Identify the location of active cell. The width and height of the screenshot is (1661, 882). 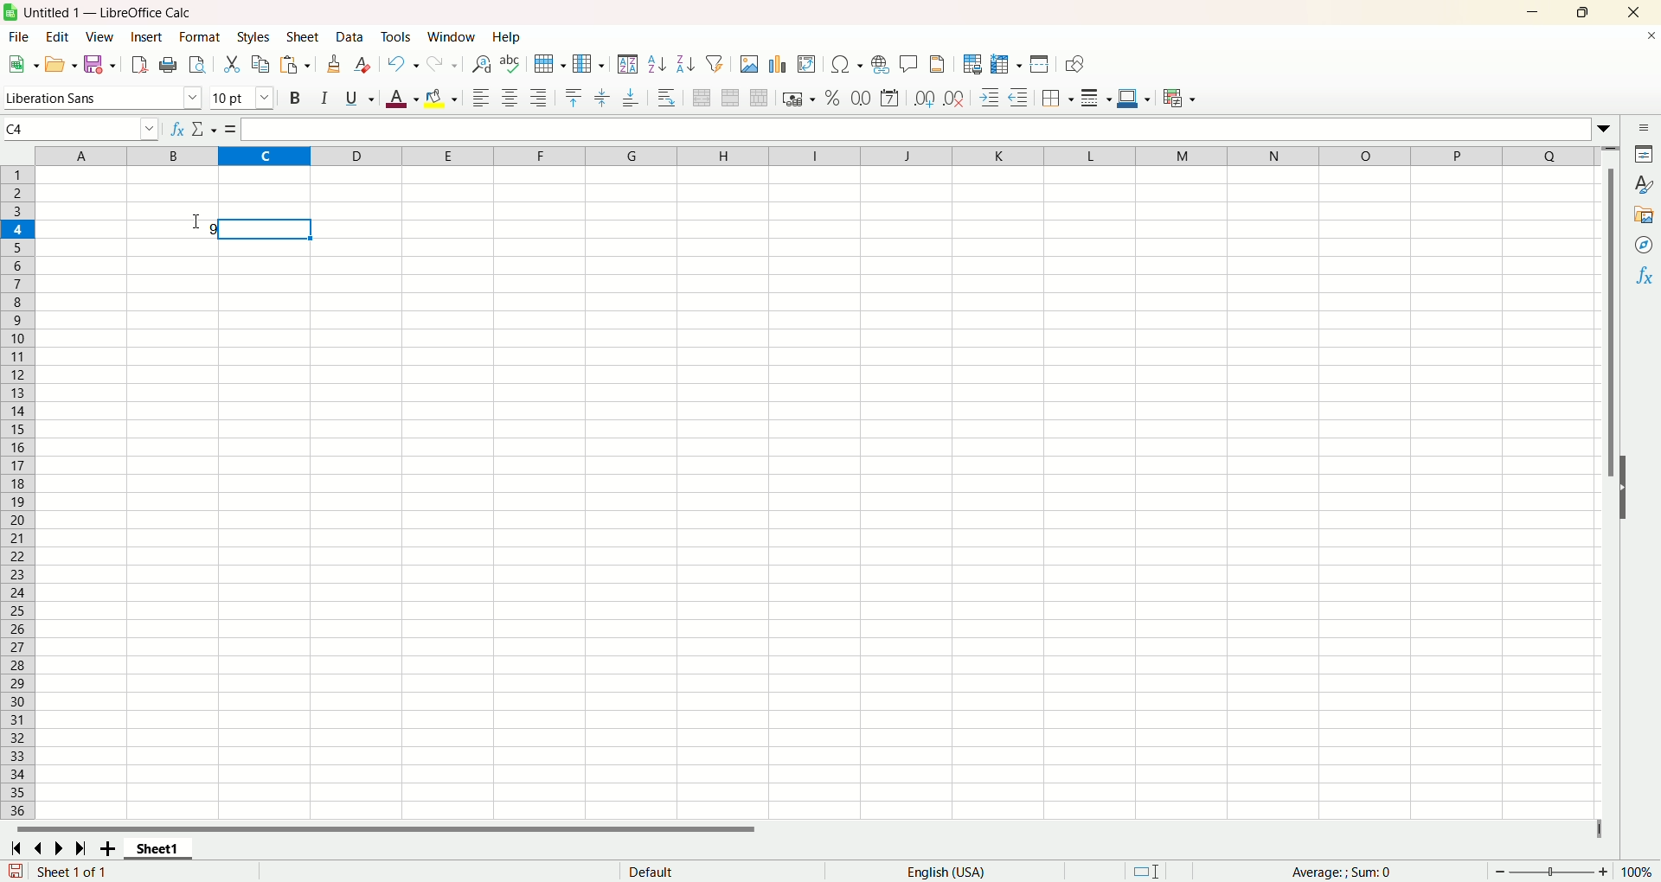
(264, 229).